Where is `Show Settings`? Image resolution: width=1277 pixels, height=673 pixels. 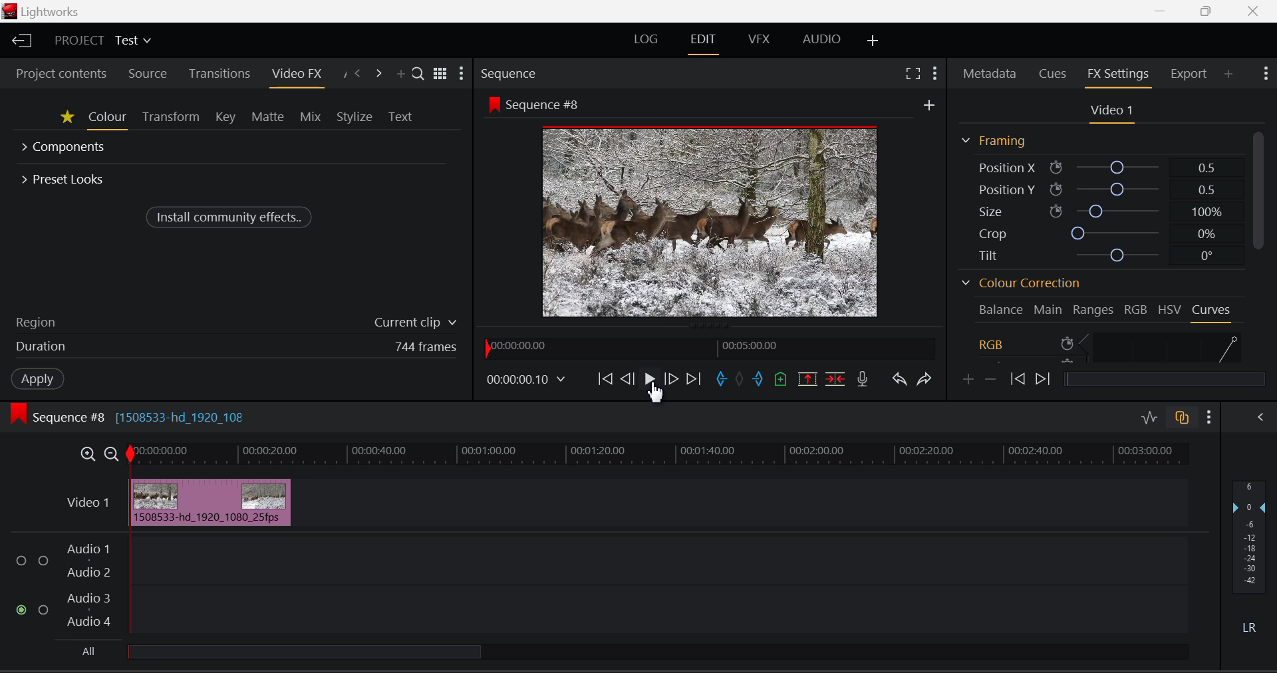 Show Settings is located at coordinates (463, 74).